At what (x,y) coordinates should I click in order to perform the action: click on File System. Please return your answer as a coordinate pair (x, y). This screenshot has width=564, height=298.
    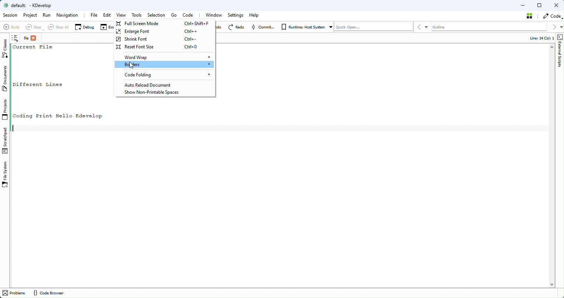
    Looking at the image, I should click on (6, 175).